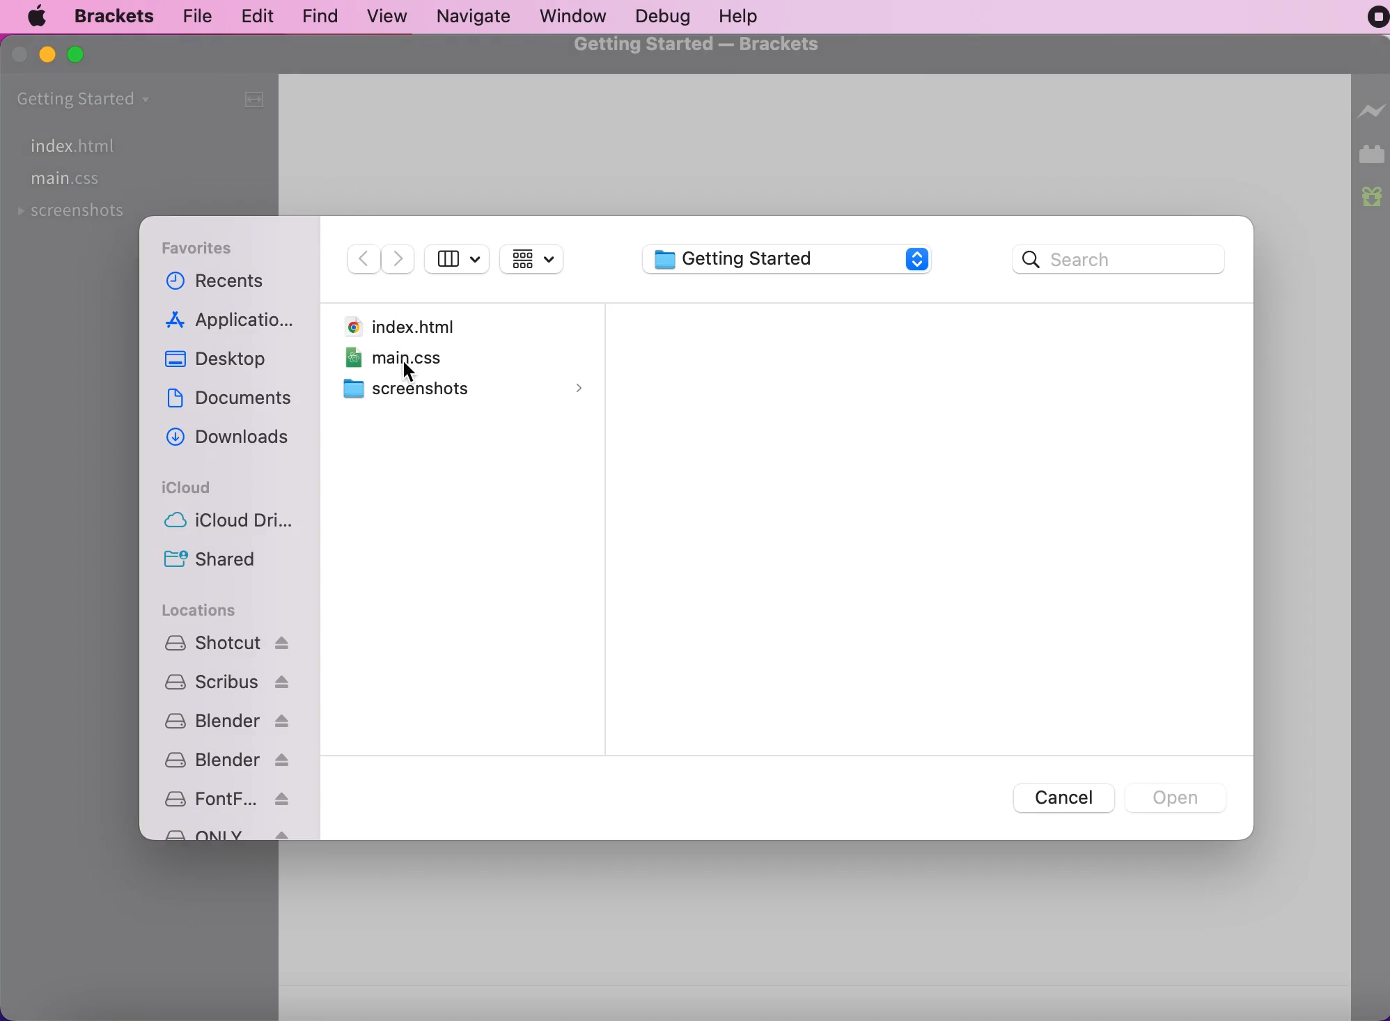 Image resolution: width=1390 pixels, height=1021 pixels. Describe the element at coordinates (221, 561) in the screenshot. I see `shared` at that location.